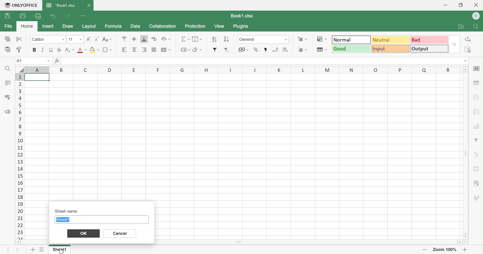  Describe the element at coordinates (68, 26) in the screenshot. I see `Draw` at that location.